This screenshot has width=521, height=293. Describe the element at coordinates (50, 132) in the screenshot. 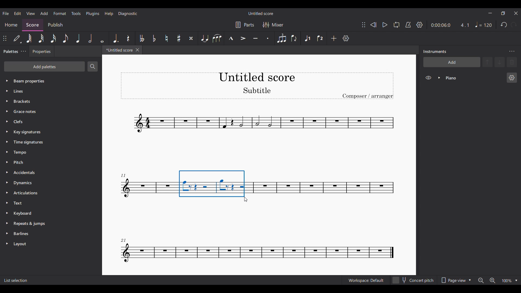

I see `Key signatures` at that location.